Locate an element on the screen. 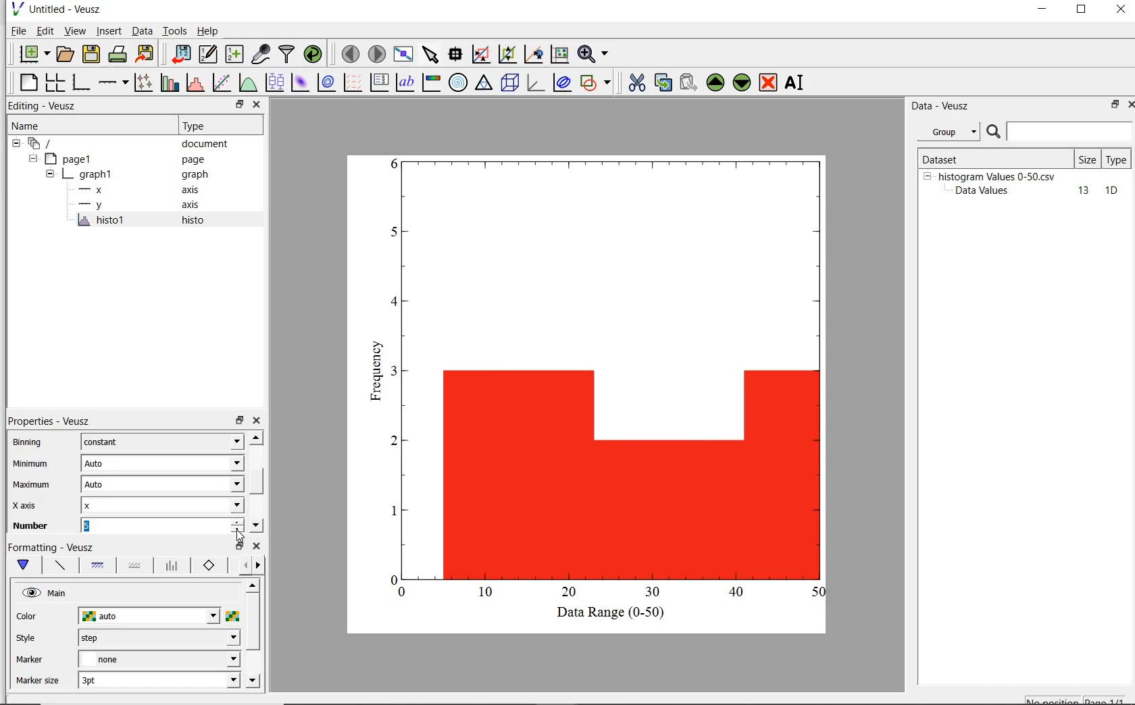 This screenshot has width=1135, height=705. histogram Values 0-50.csv is located at coordinates (997, 176).